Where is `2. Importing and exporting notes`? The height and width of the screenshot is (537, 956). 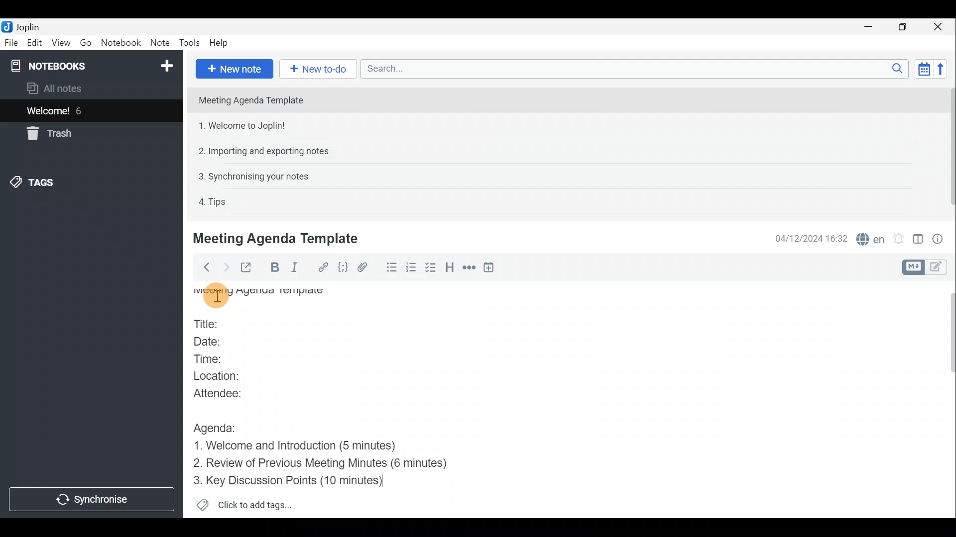 2. Importing and exporting notes is located at coordinates (267, 151).